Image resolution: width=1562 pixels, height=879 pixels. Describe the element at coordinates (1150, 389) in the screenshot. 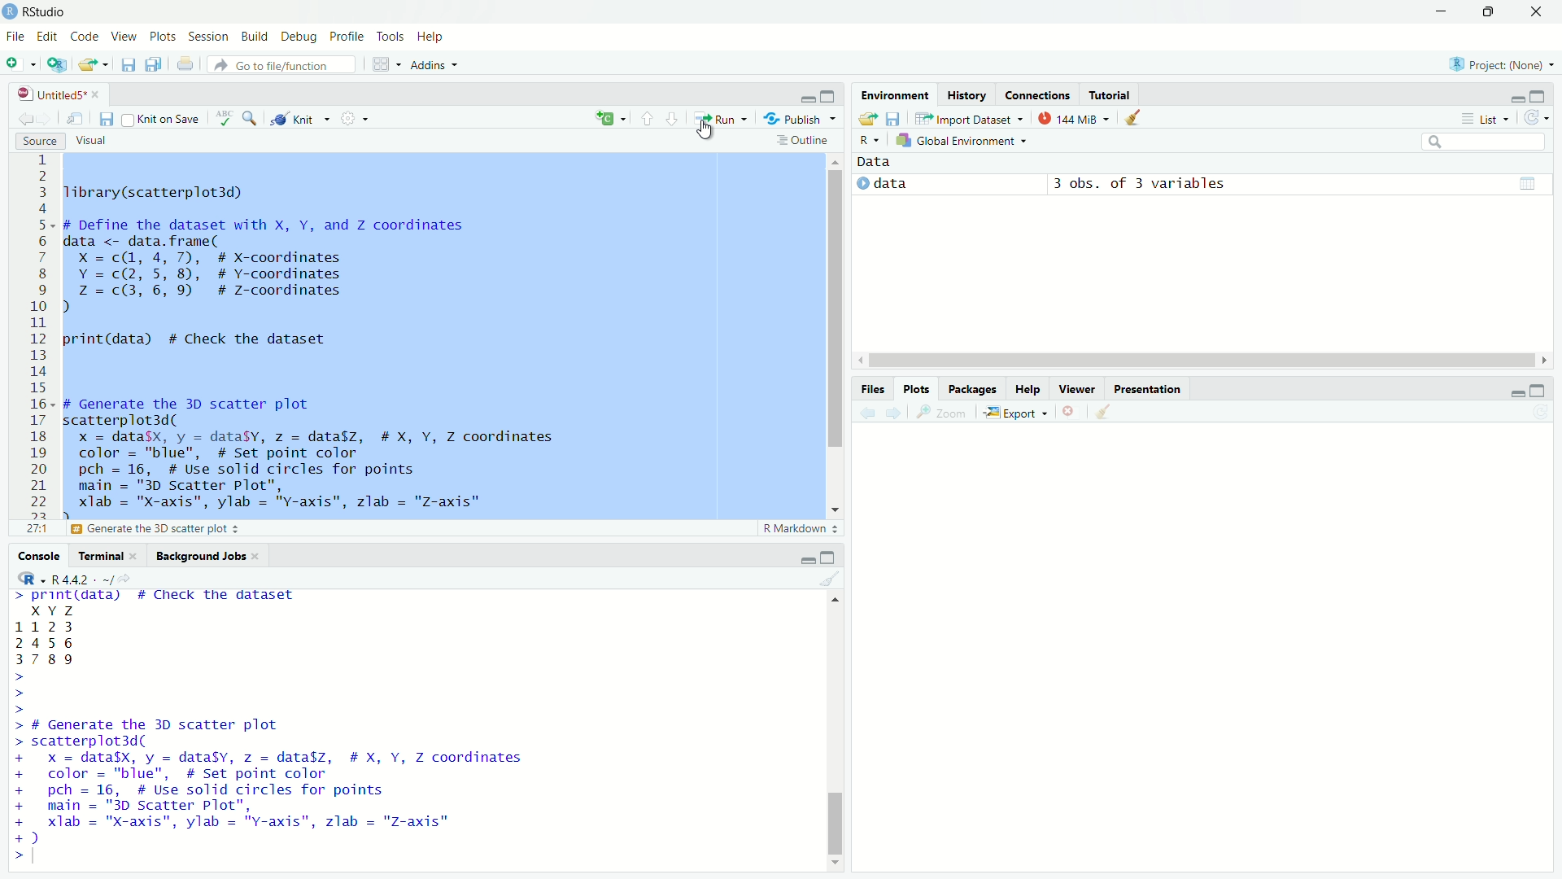

I see `presentation` at that location.